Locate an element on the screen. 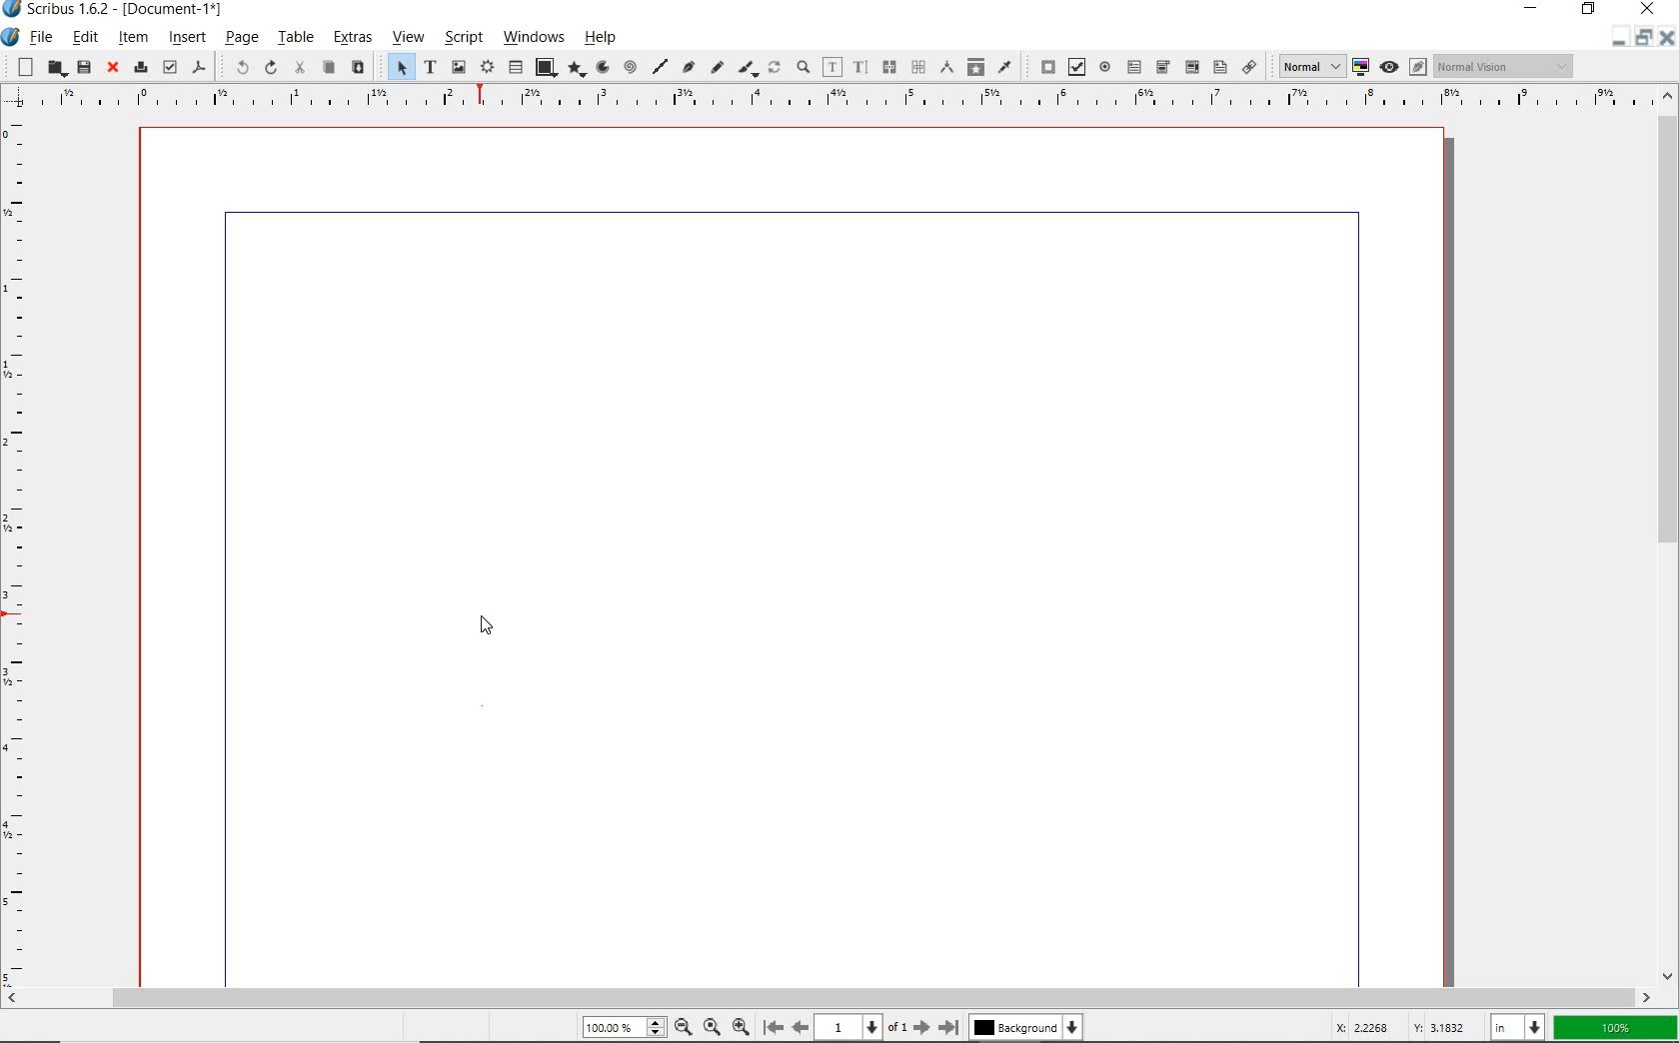  Previous page is located at coordinates (798, 1027).